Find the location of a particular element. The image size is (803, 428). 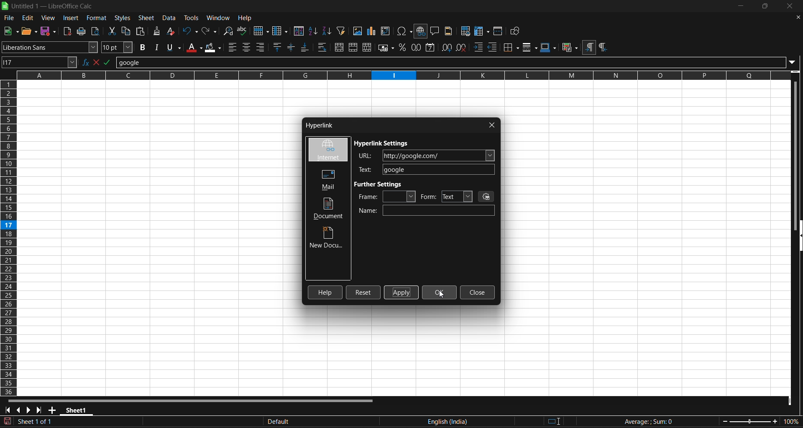

define print area is located at coordinates (465, 31).